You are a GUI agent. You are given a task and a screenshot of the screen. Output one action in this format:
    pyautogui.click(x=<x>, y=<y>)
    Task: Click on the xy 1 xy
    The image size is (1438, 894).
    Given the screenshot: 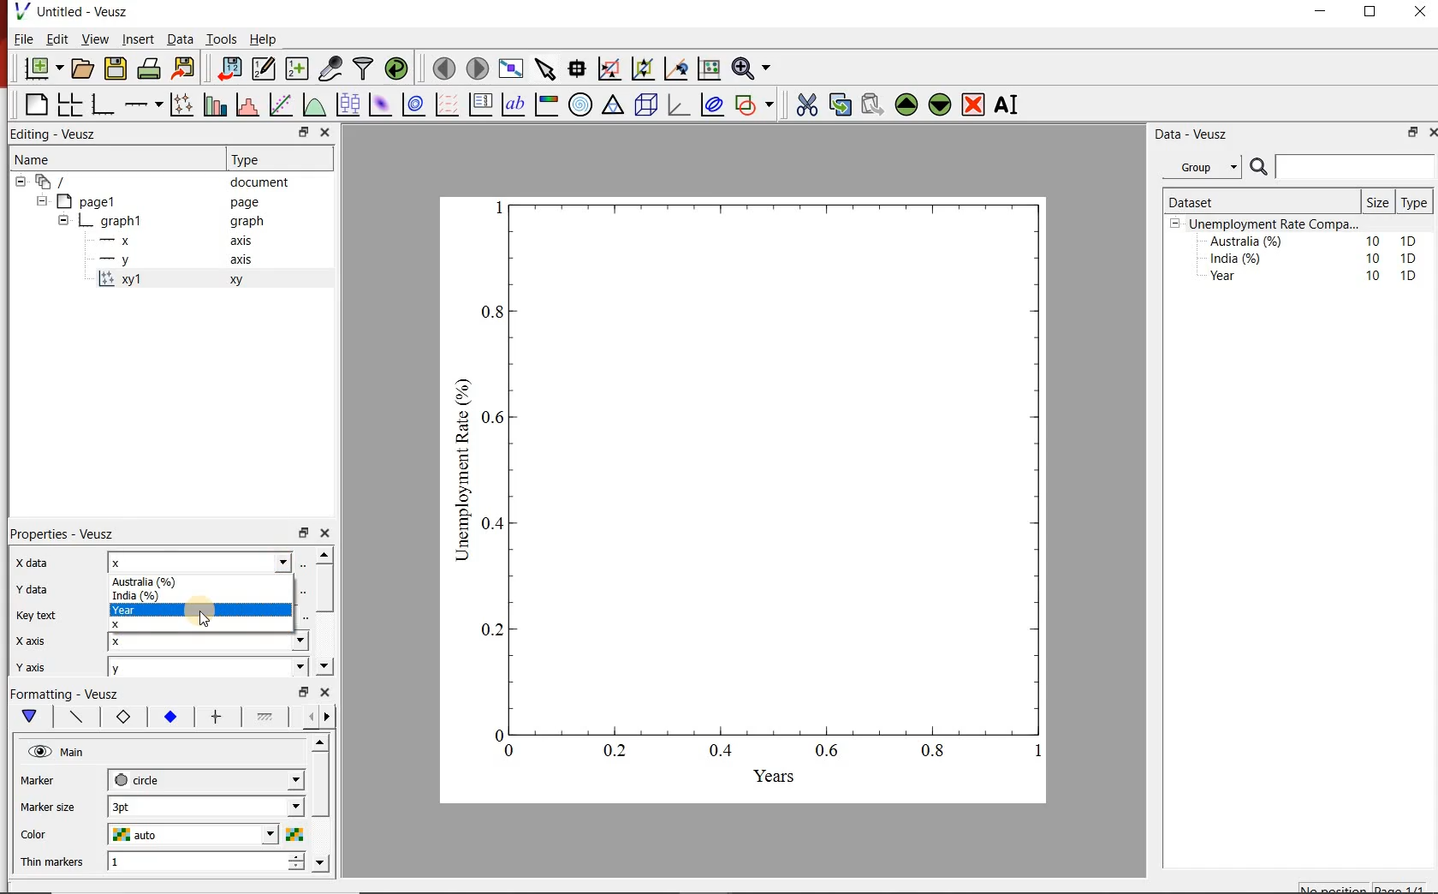 What is the action you would take?
    pyautogui.click(x=201, y=279)
    